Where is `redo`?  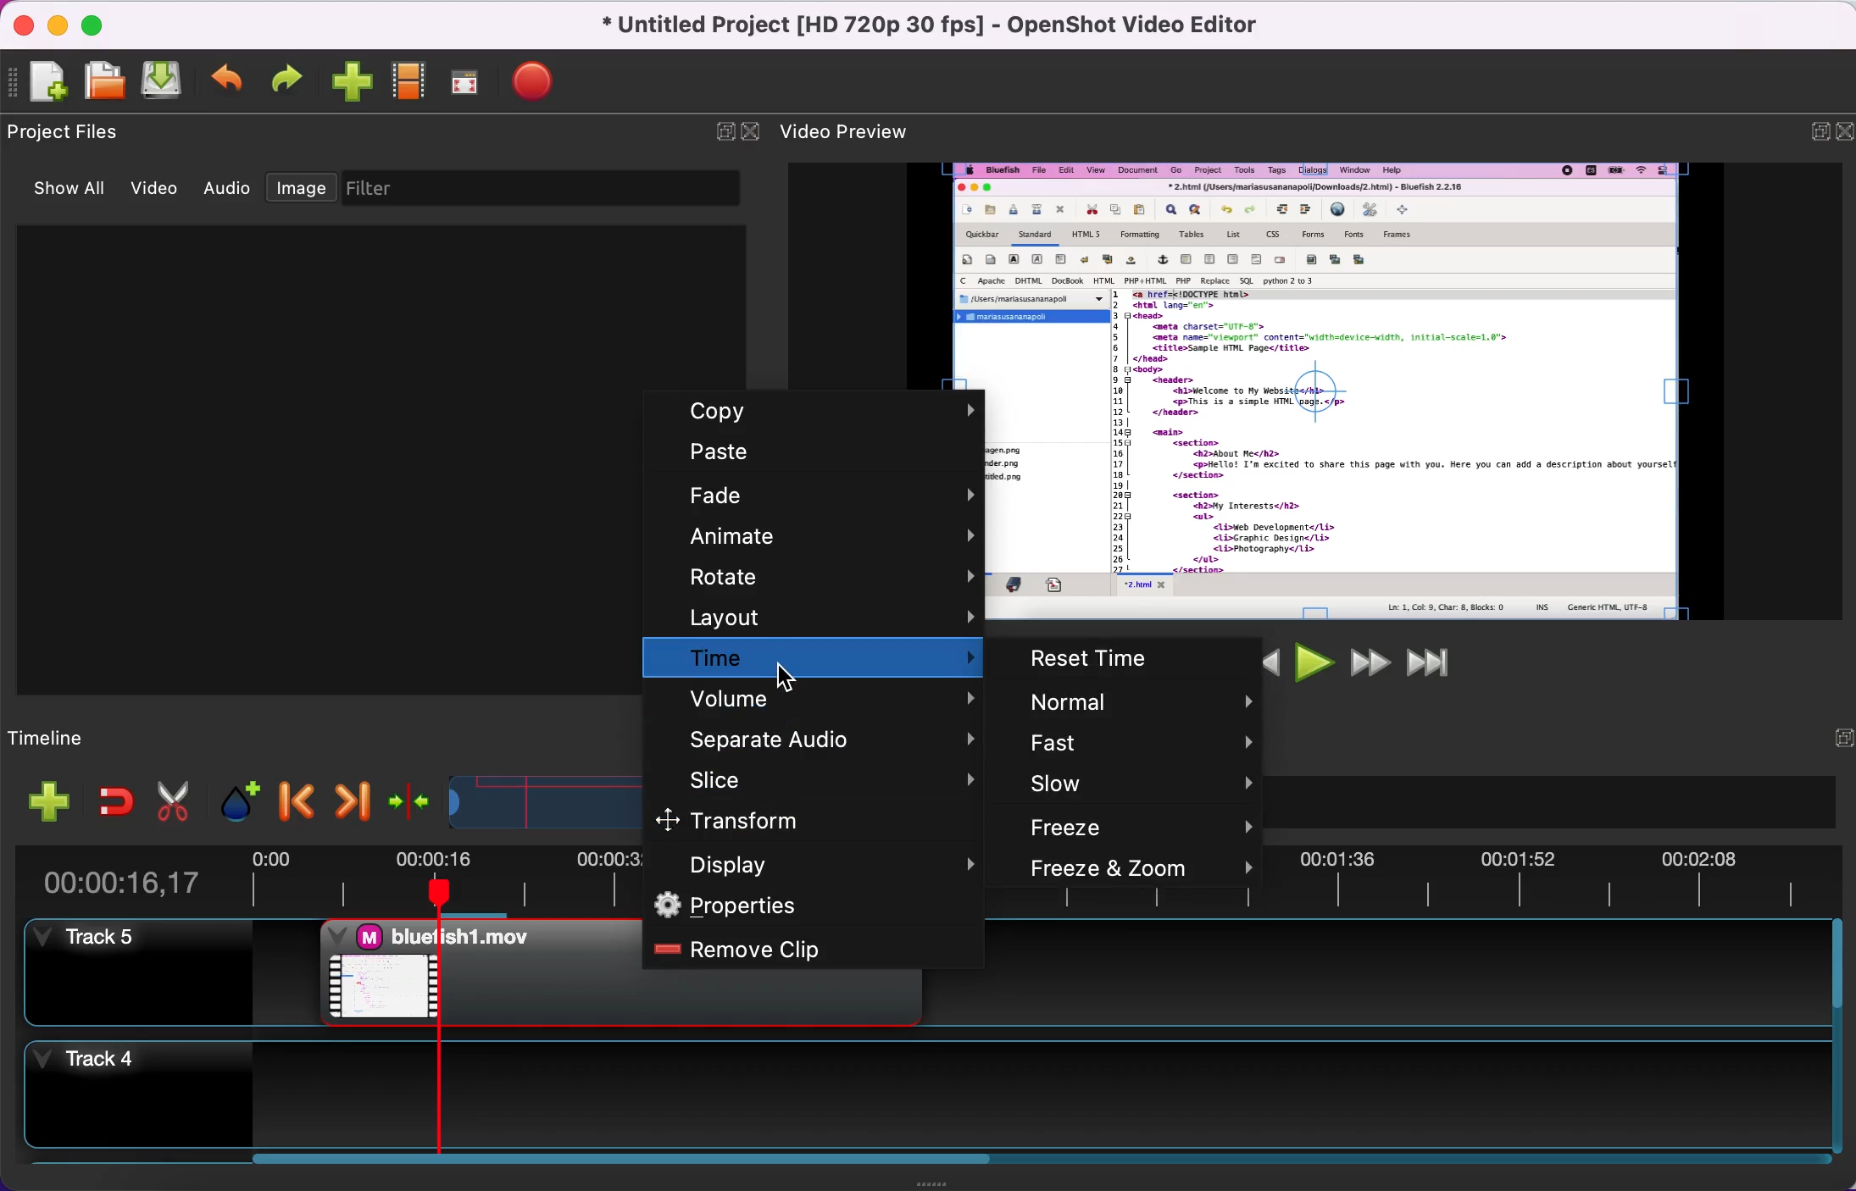
redo is located at coordinates (292, 79).